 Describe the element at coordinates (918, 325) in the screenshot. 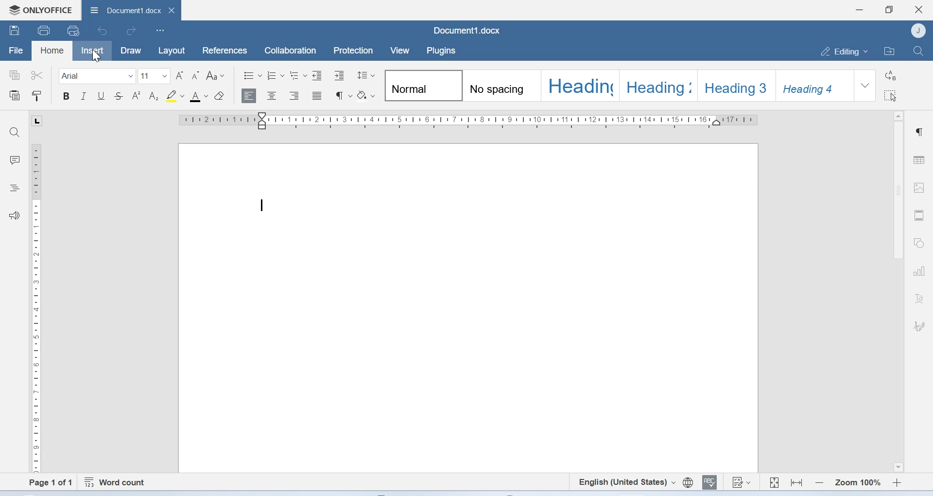

I see `Signature` at that location.